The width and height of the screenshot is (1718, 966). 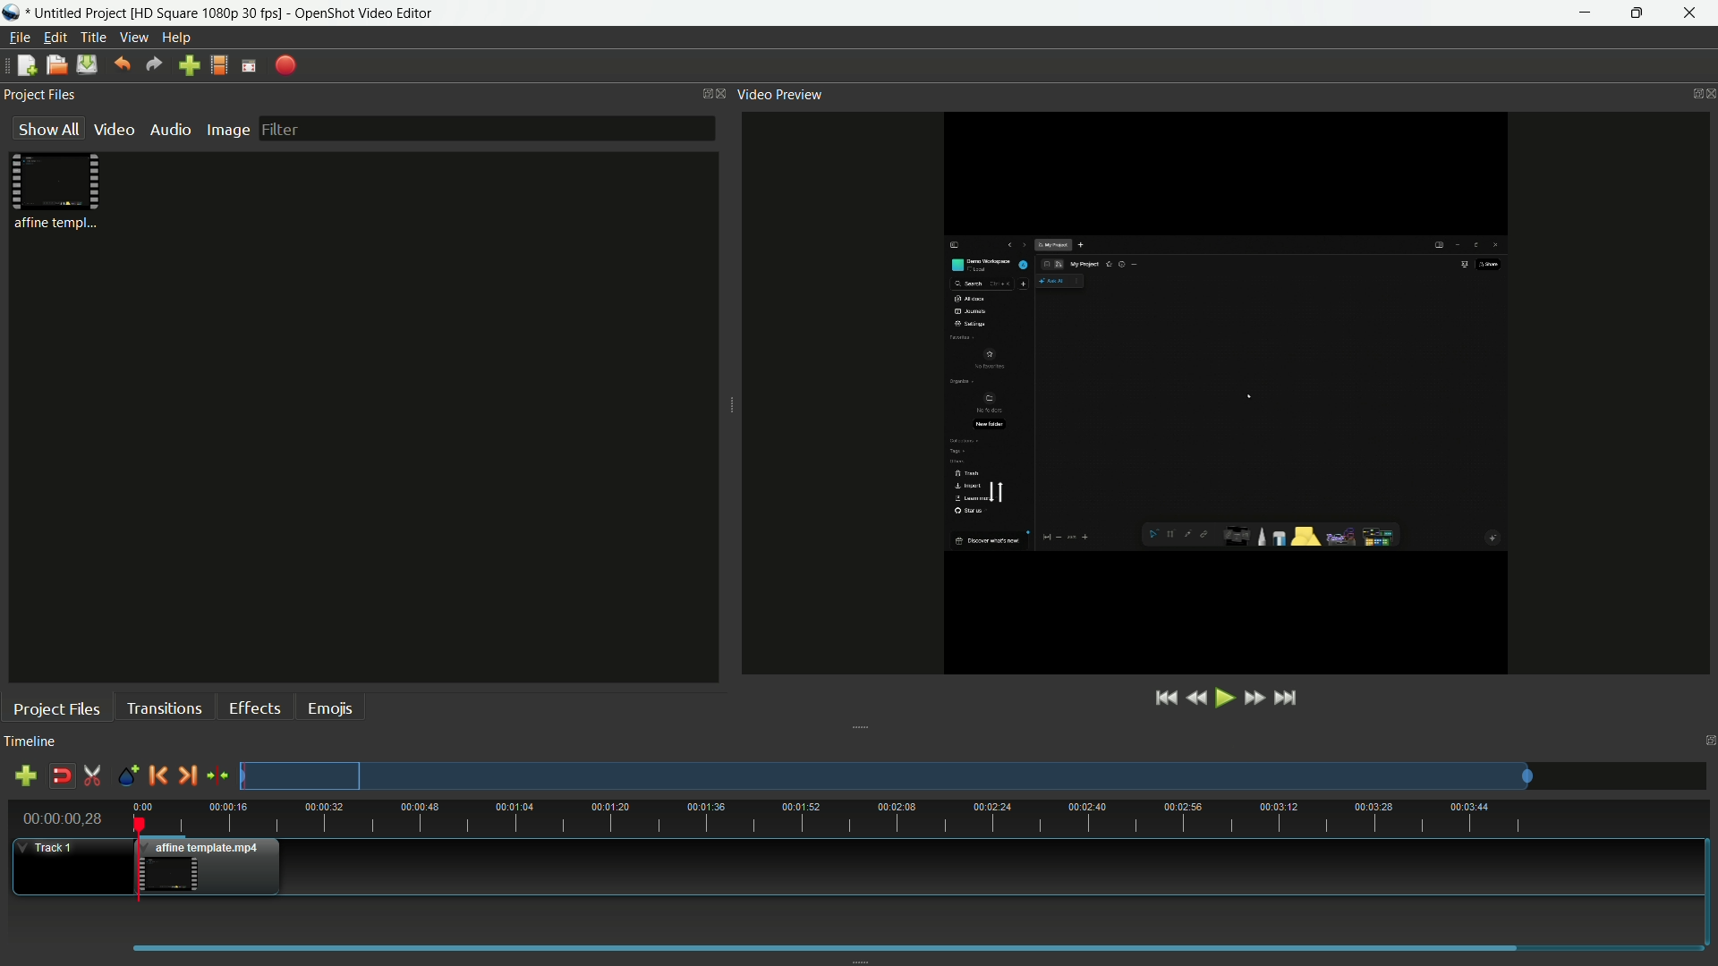 What do you see at coordinates (50, 848) in the screenshot?
I see `track 1` at bounding box center [50, 848].